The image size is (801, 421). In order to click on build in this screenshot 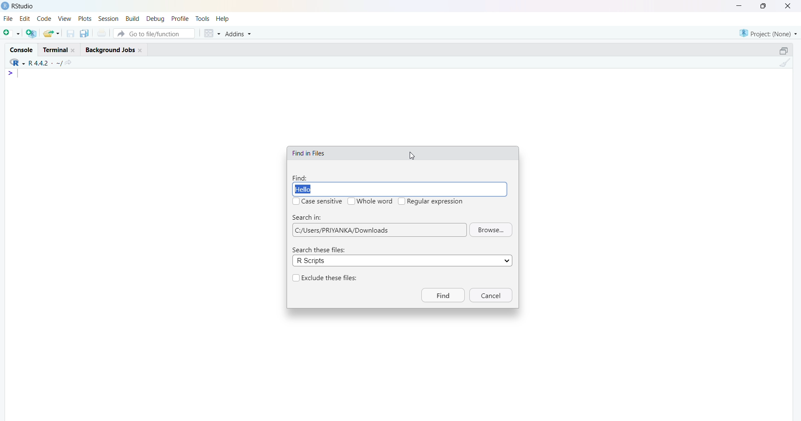, I will do `click(133, 19)`.